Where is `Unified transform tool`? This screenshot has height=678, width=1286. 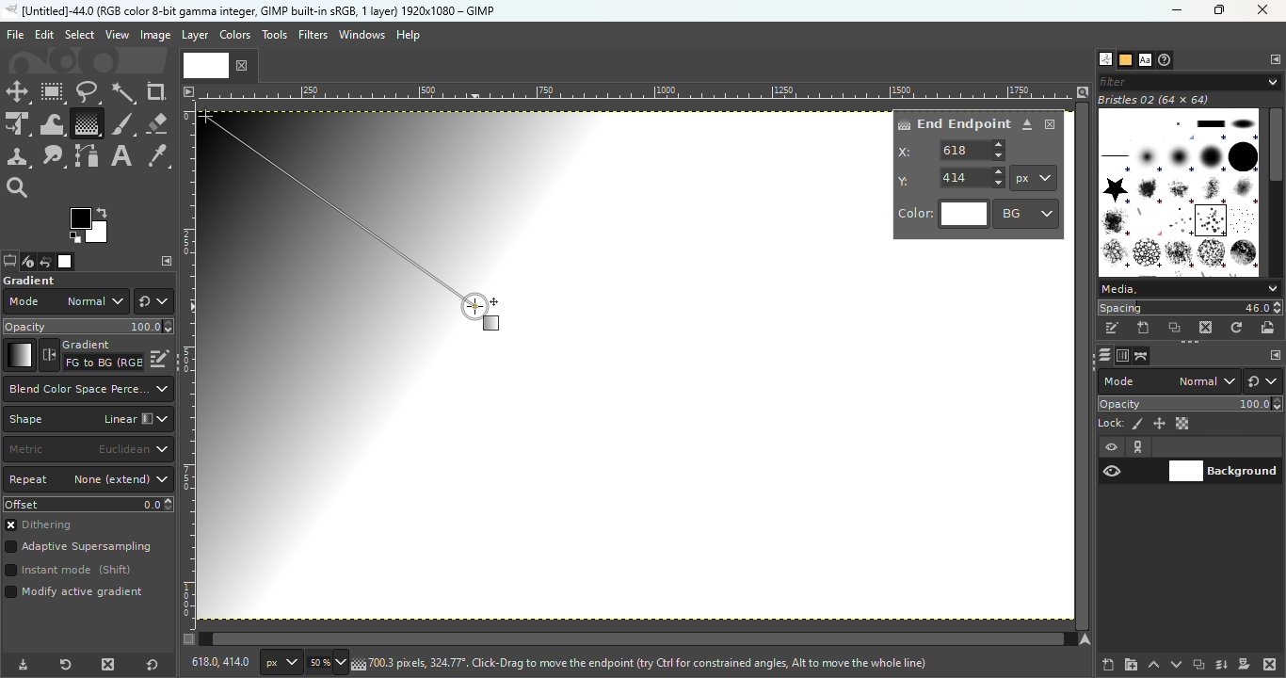 Unified transform tool is located at coordinates (17, 125).